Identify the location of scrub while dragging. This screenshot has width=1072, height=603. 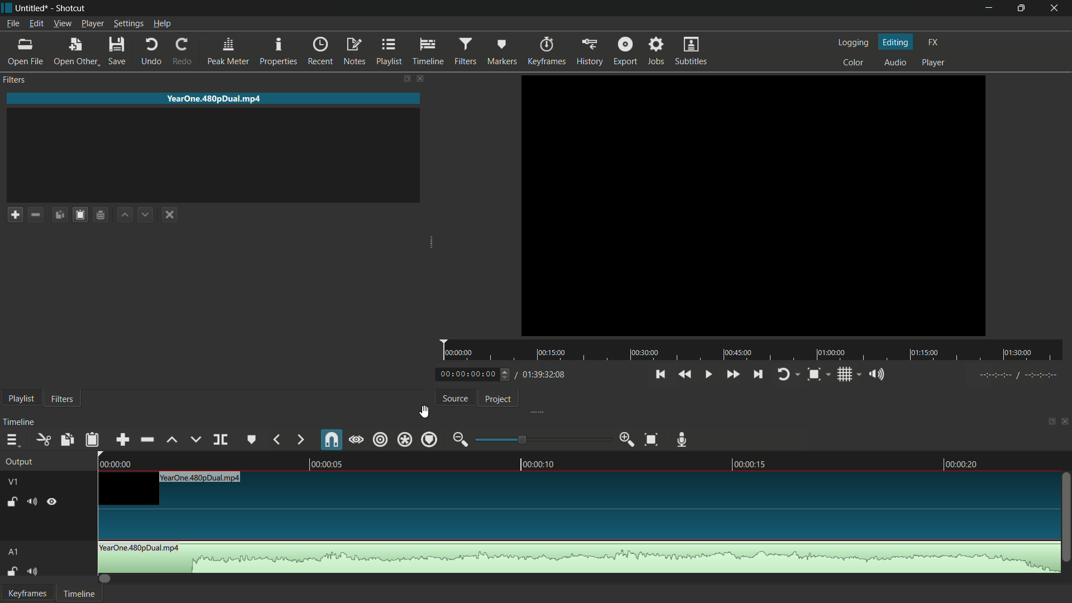
(357, 439).